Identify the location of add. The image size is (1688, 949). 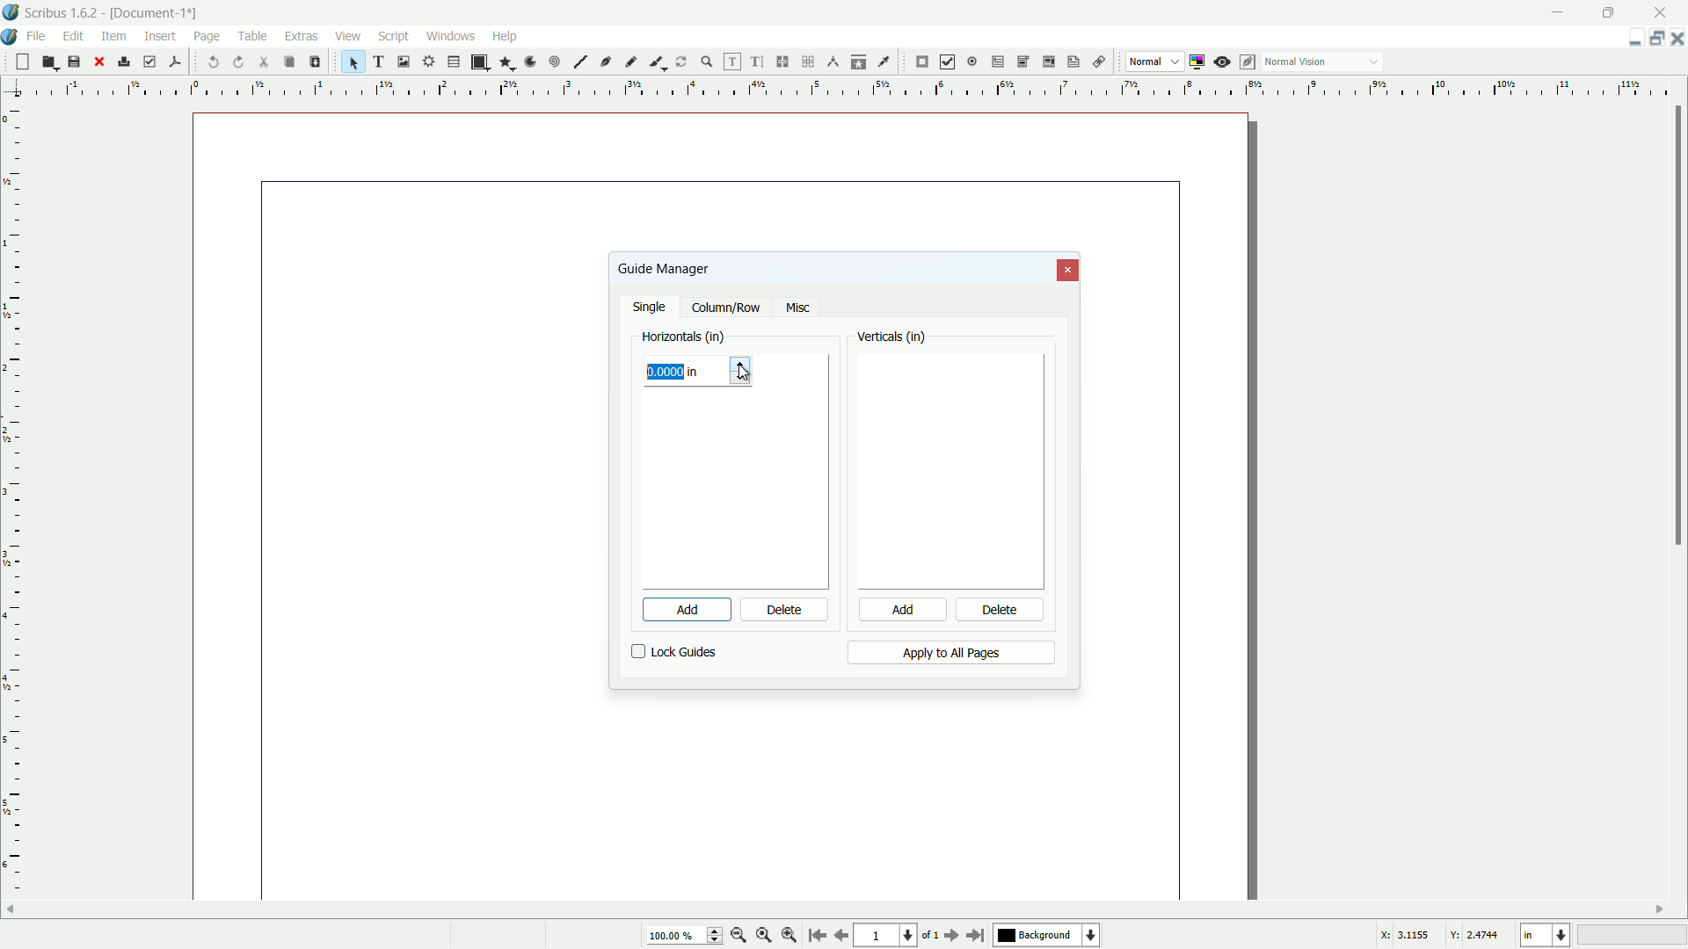
(900, 611).